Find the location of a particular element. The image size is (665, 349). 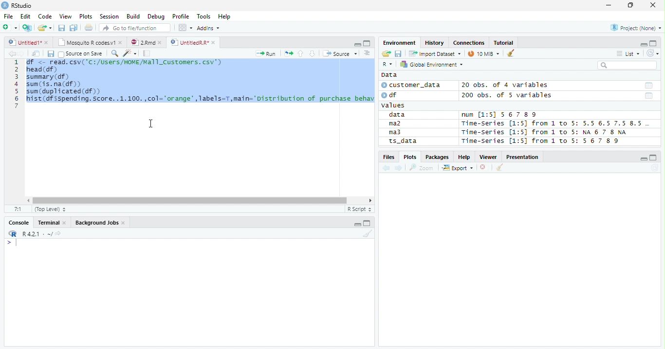

Help is located at coordinates (225, 17).